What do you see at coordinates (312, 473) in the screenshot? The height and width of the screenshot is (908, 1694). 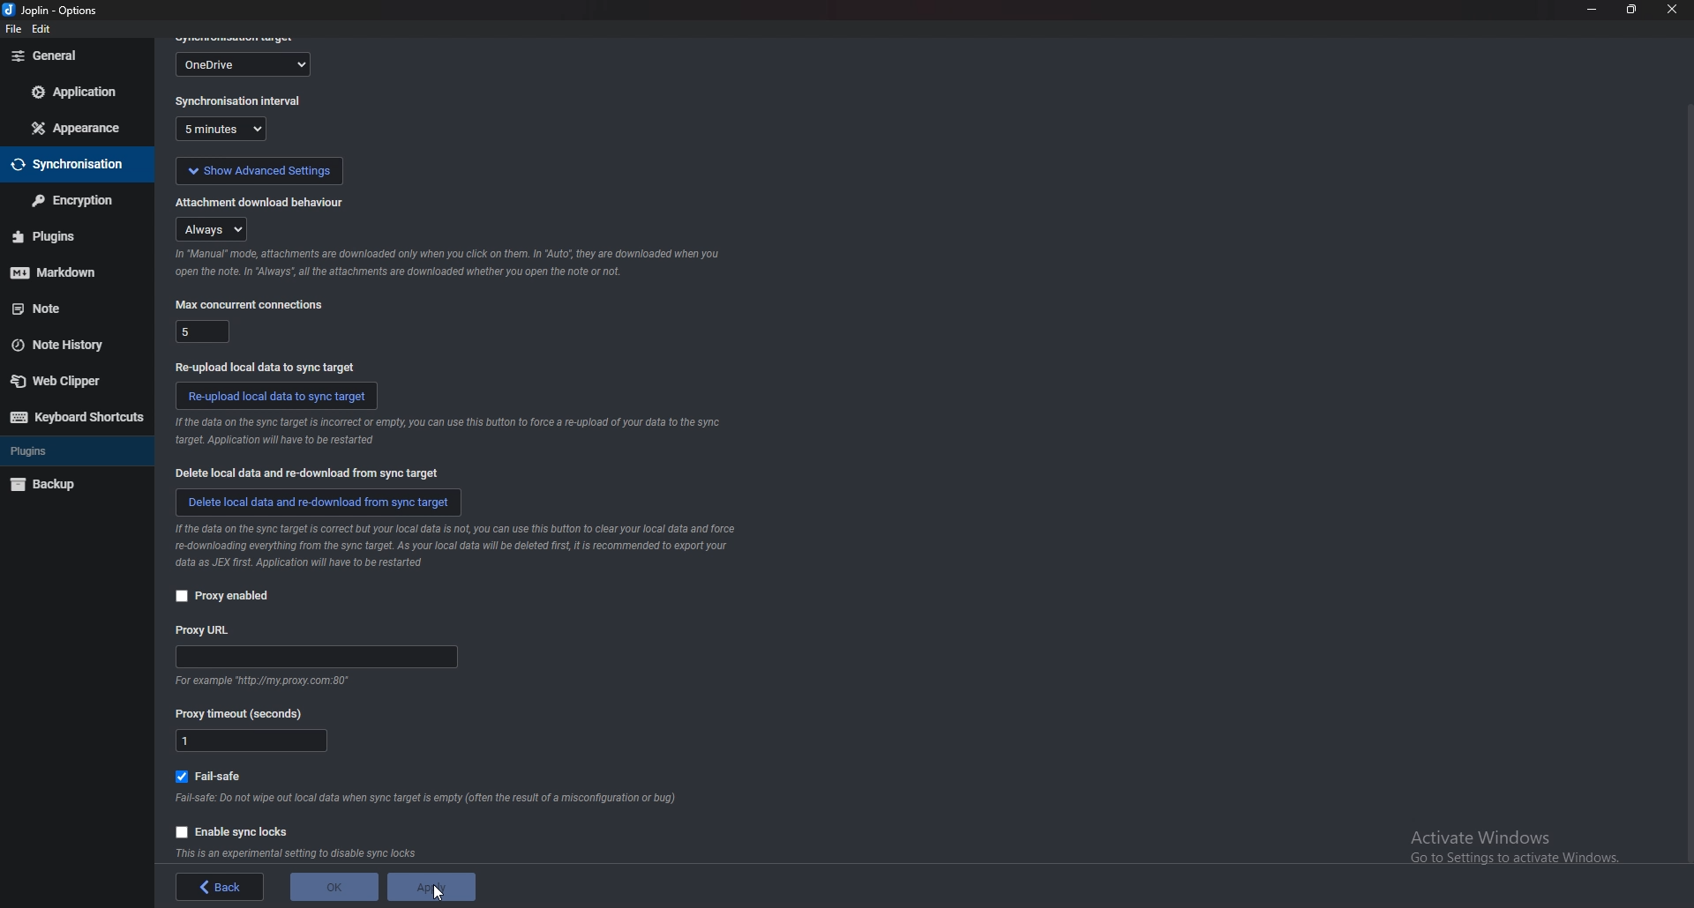 I see `delete local data` at bounding box center [312, 473].